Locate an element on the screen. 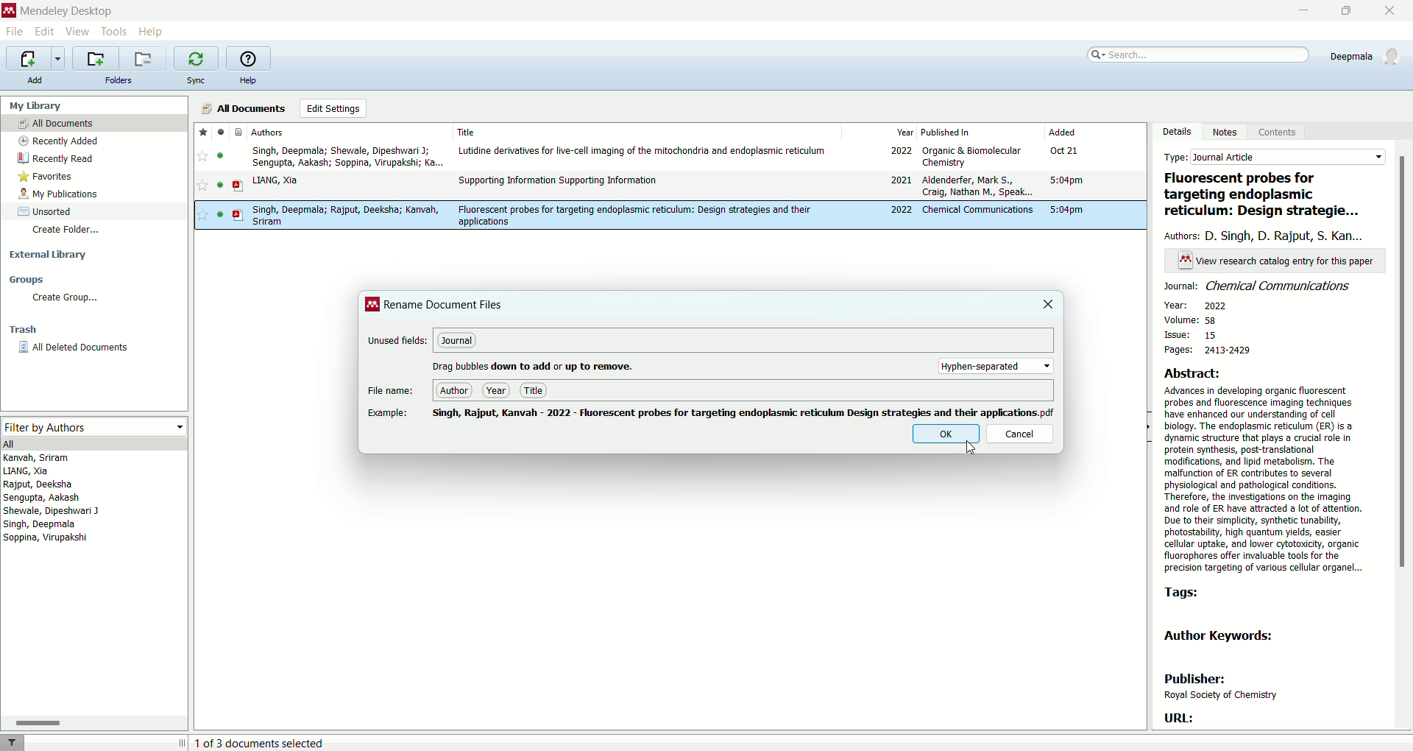 This screenshot has width=1413, height=751. Chemical communications is located at coordinates (976, 209).